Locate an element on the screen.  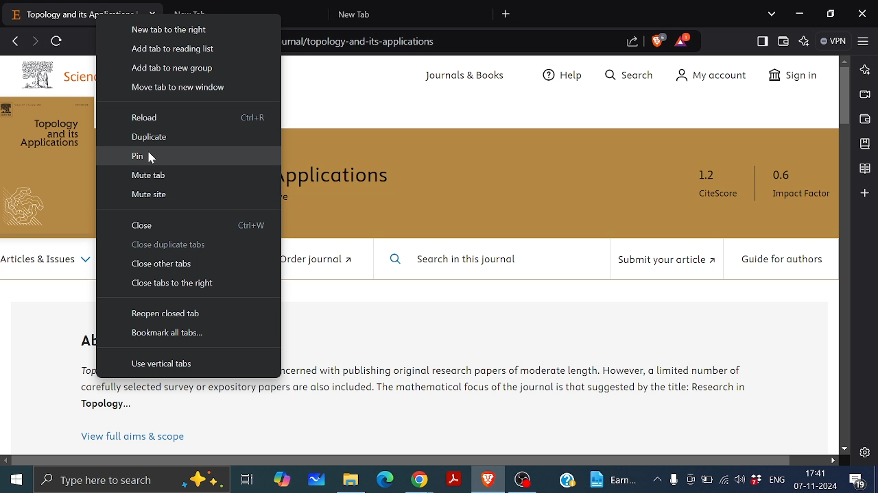
Brave shield is located at coordinates (658, 40).